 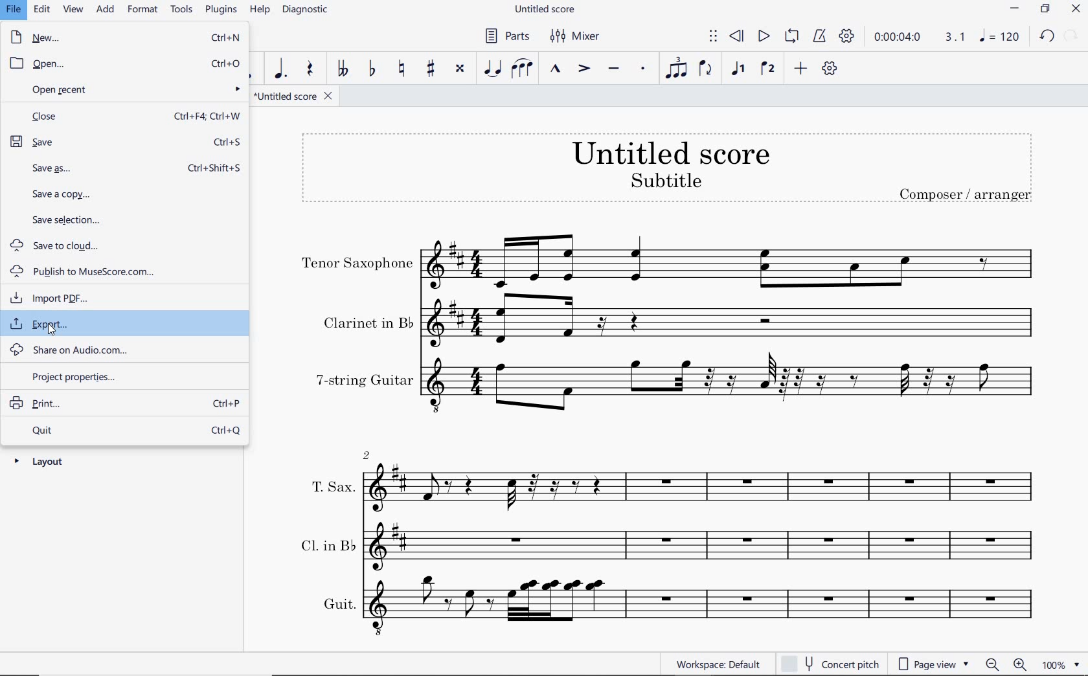 What do you see at coordinates (431, 70) in the screenshot?
I see `TOGGLE SHARP` at bounding box center [431, 70].